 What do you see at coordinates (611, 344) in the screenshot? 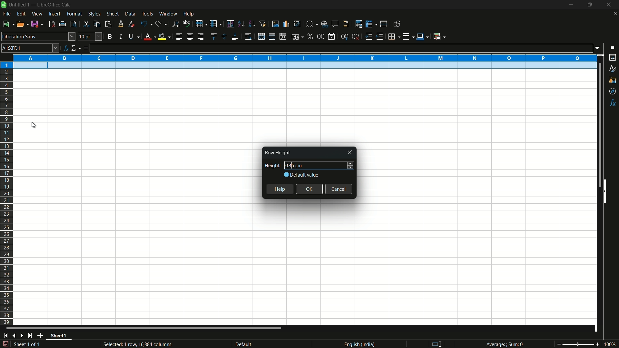
I see `current zoom 100%` at bounding box center [611, 344].